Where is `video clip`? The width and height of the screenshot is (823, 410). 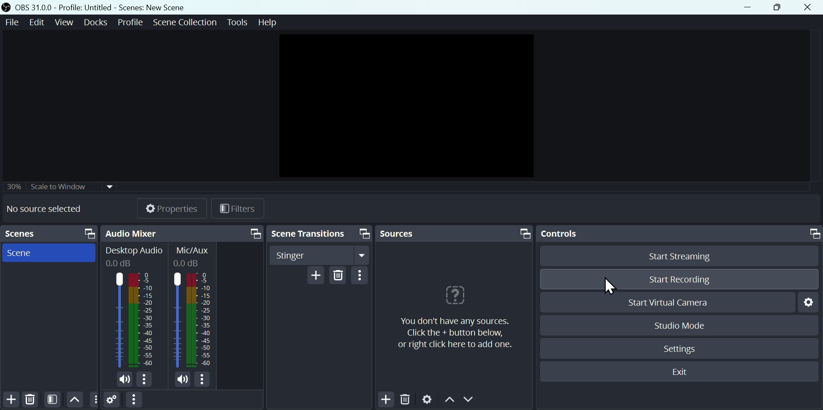 video clip is located at coordinates (409, 104).